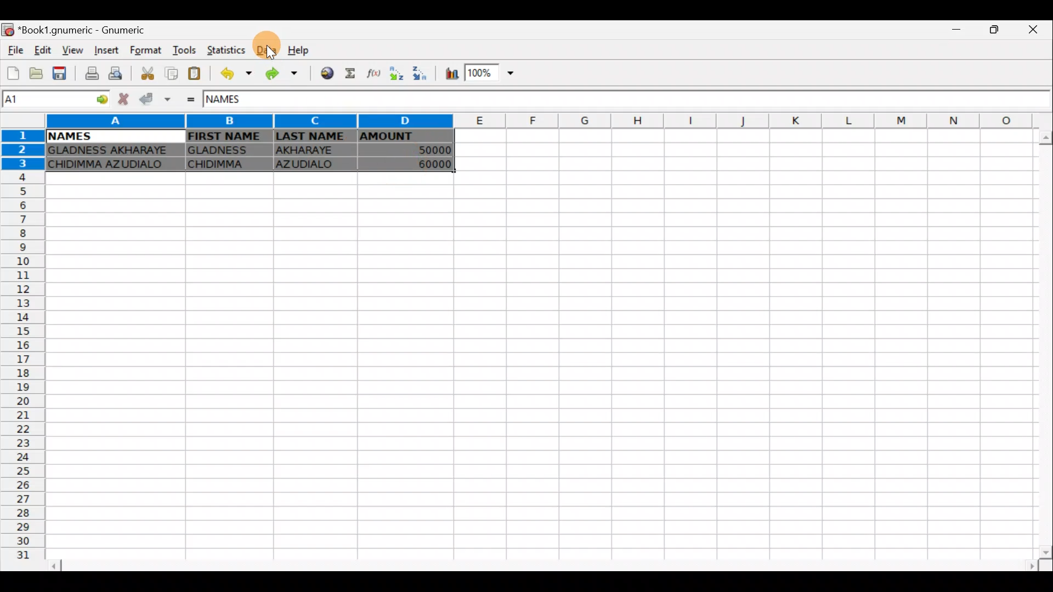 Image resolution: width=1053 pixels, height=592 pixels. What do you see at coordinates (314, 152) in the screenshot?
I see `AKHARAYE` at bounding box center [314, 152].